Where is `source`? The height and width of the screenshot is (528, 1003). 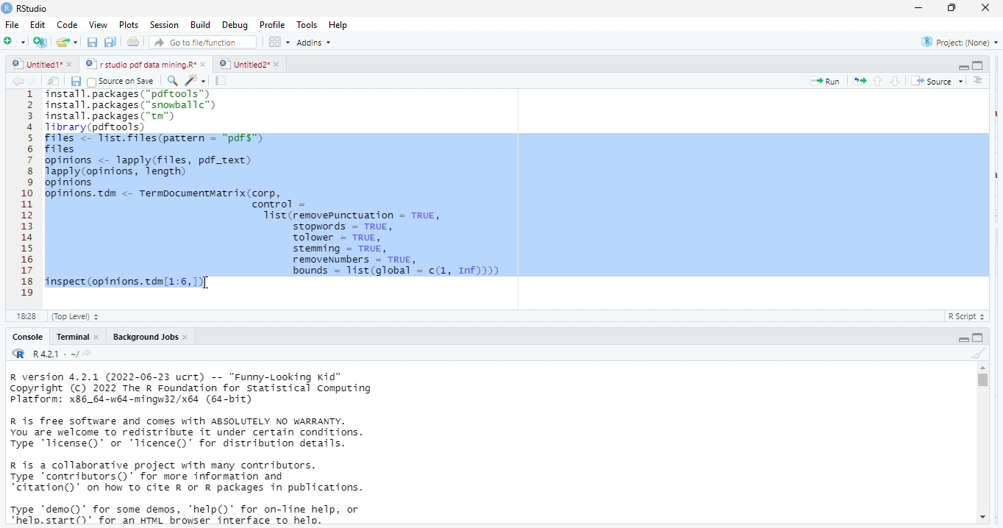
source is located at coordinates (935, 81).